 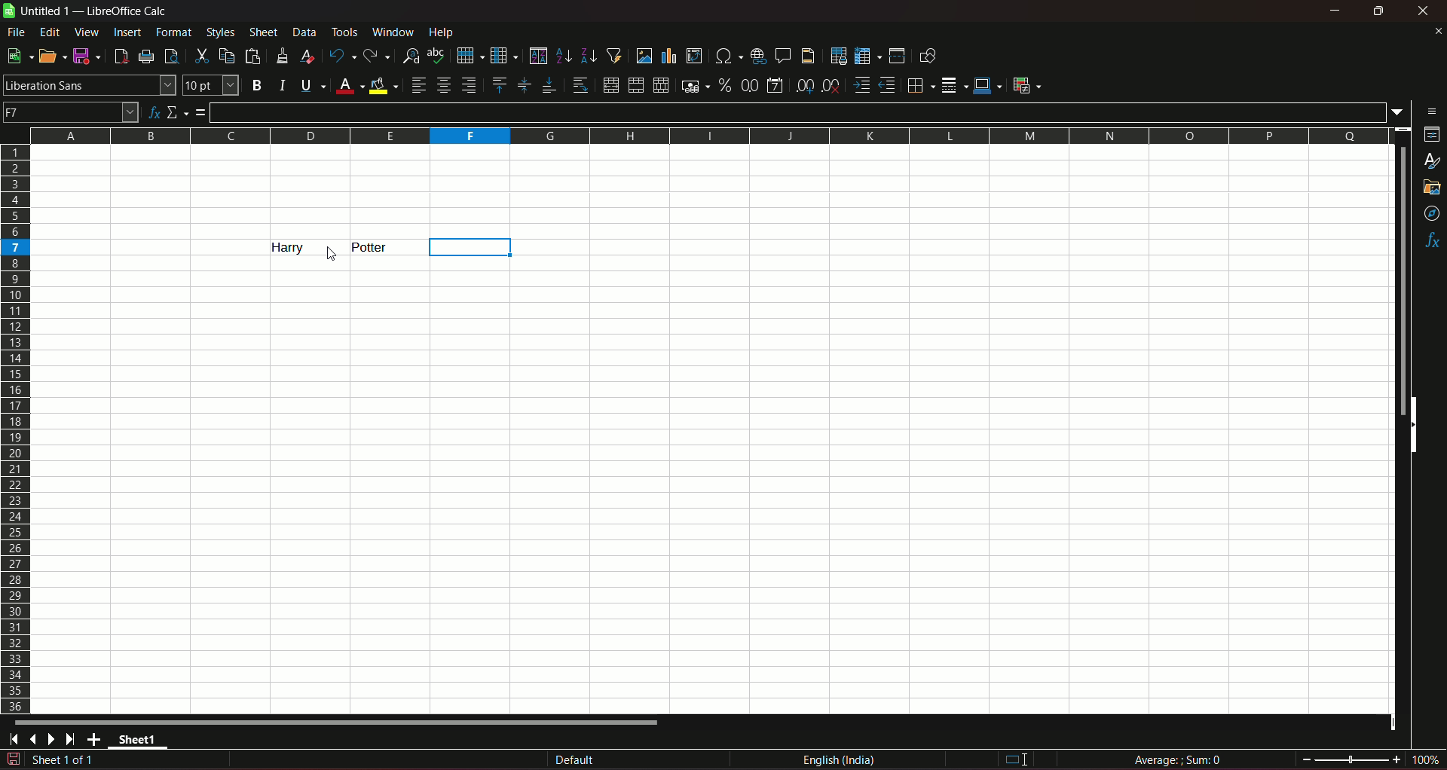 I want to click on scroll to last, so click(x=75, y=740).